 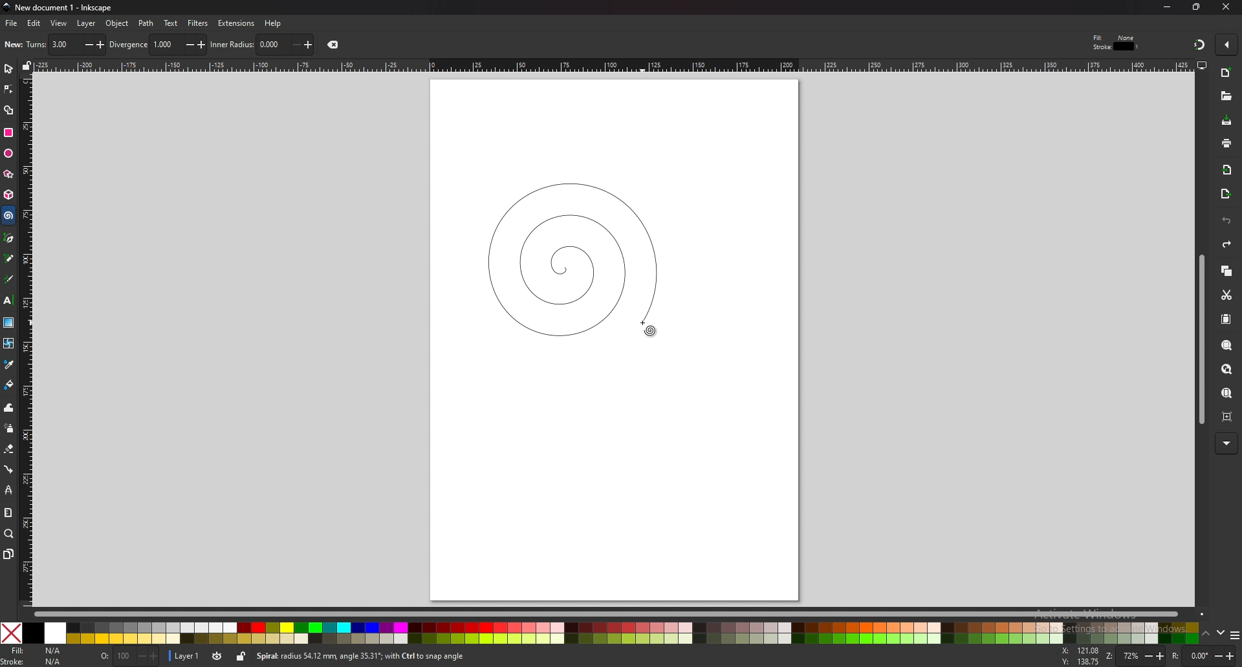 What do you see at coordinates (8, 110) in the screenshot?
I see `shape builder` at bounding box center [8, 110].